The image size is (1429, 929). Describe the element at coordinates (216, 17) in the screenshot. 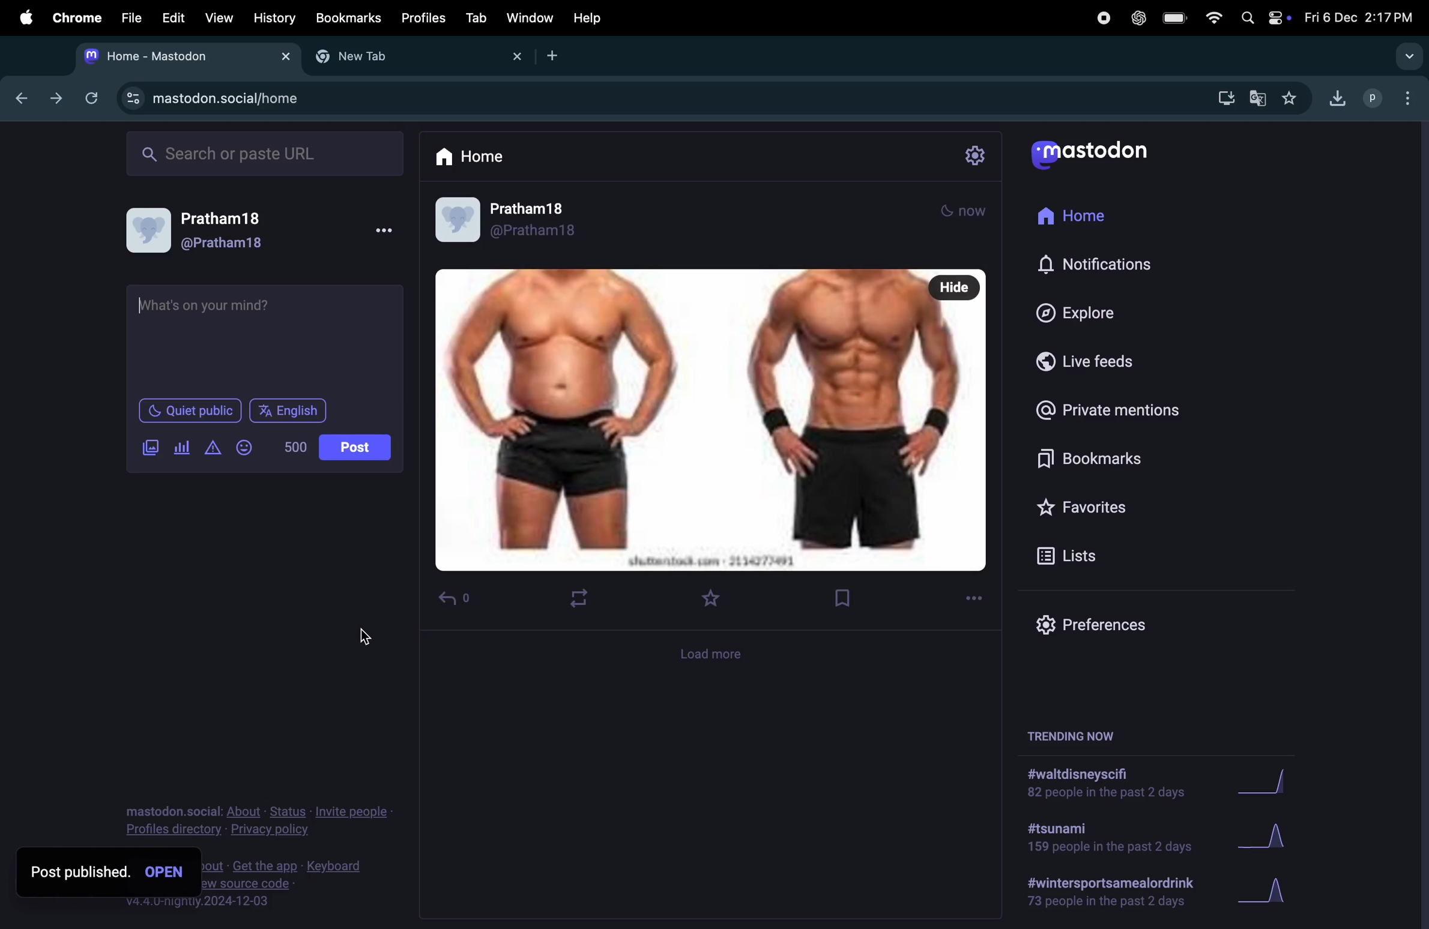

I see `view` at that location.